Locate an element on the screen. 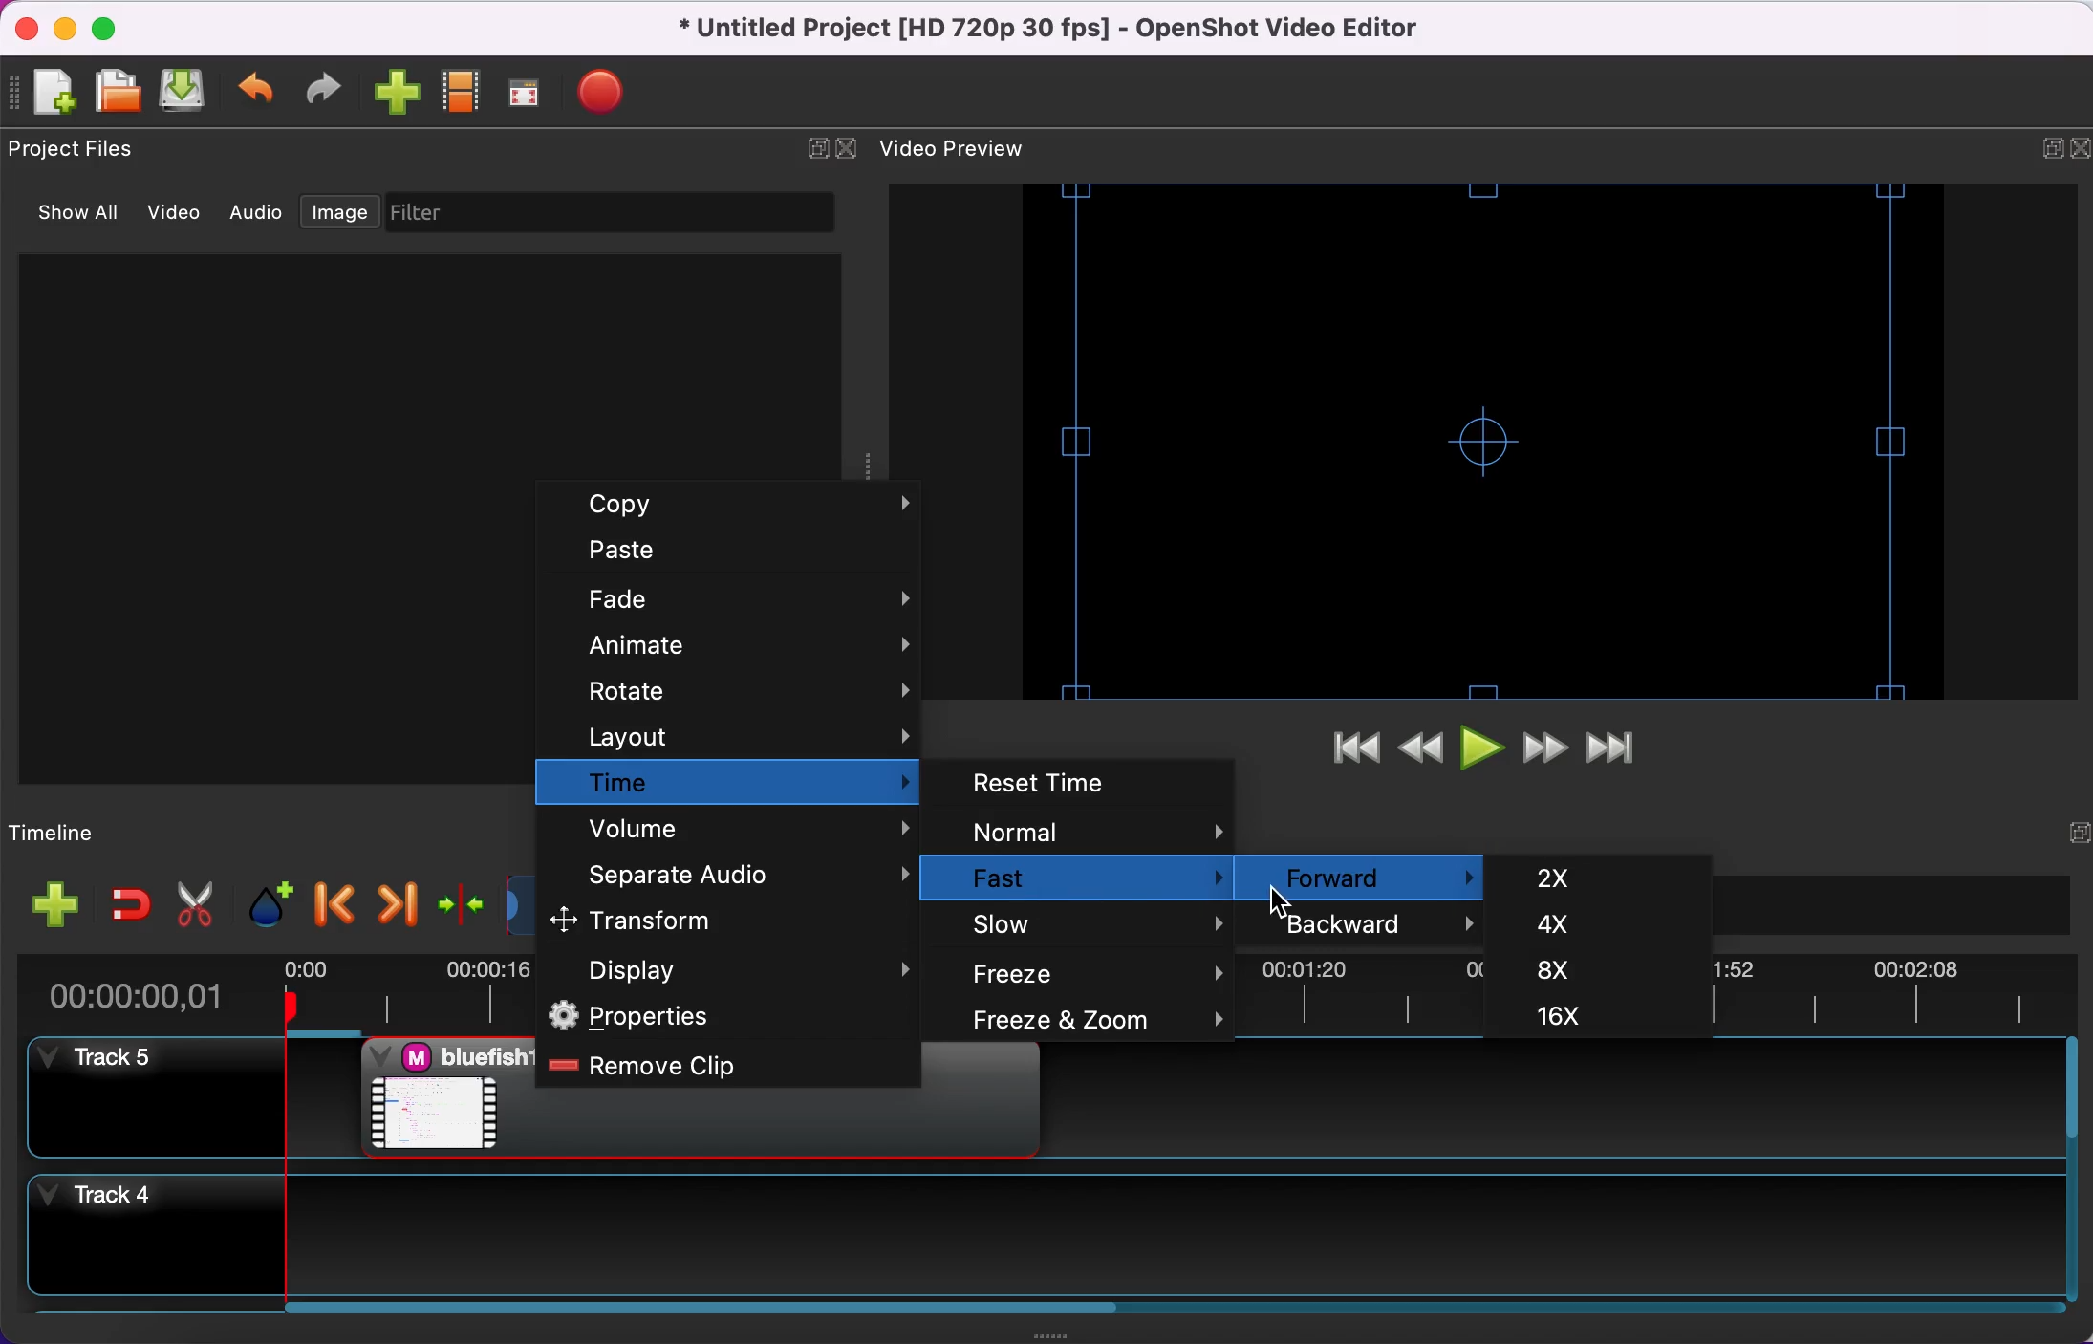  4x is located at coordinates (1597, 922).